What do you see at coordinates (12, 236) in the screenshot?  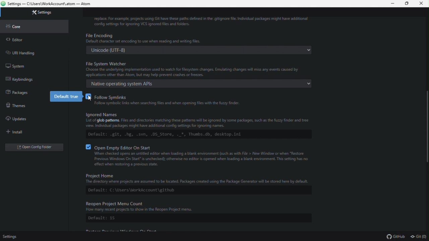 I see `Settings` at bounding box center [12, 236].